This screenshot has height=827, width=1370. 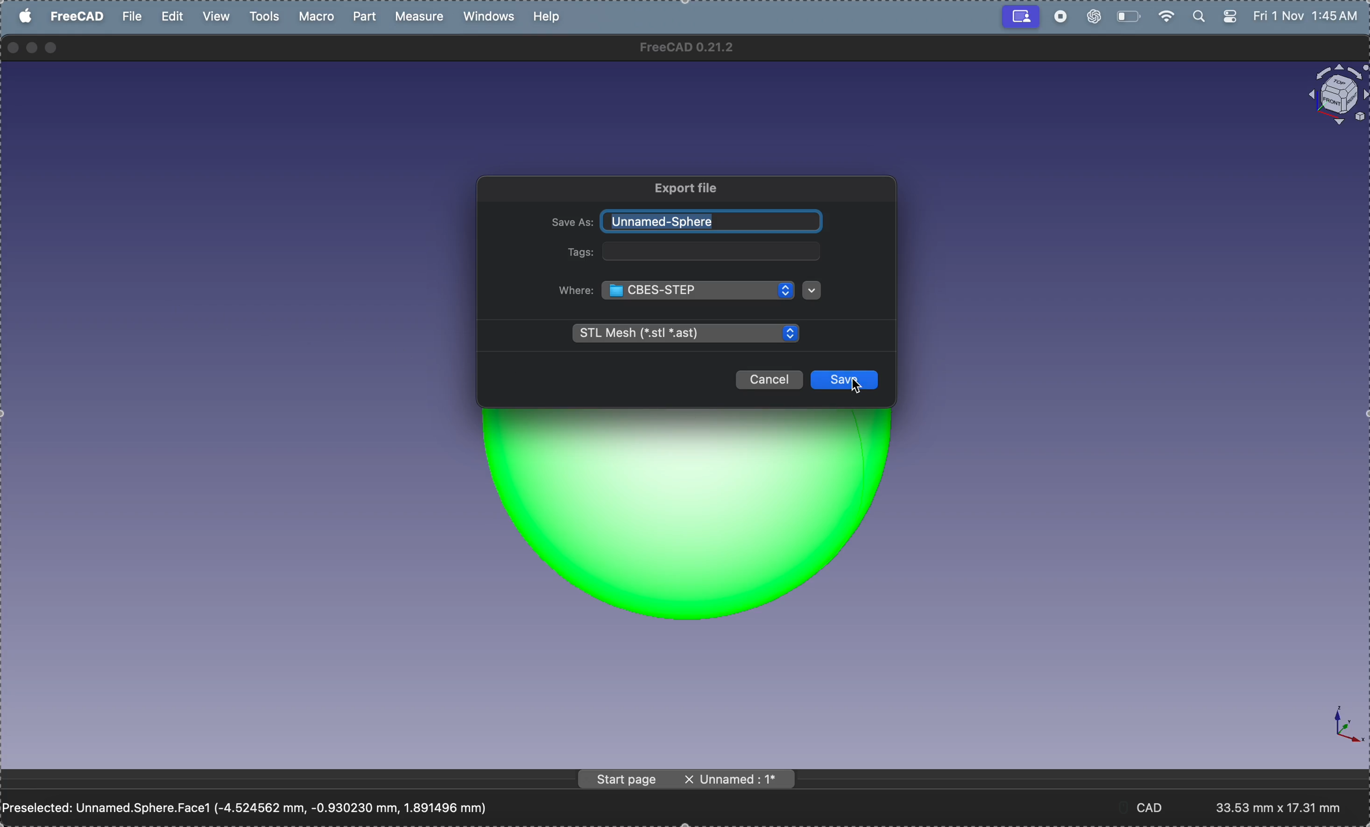 What do you see at coordinates (218, 16) in the screenshot?
I see `view` at bounding box center [218, 16].